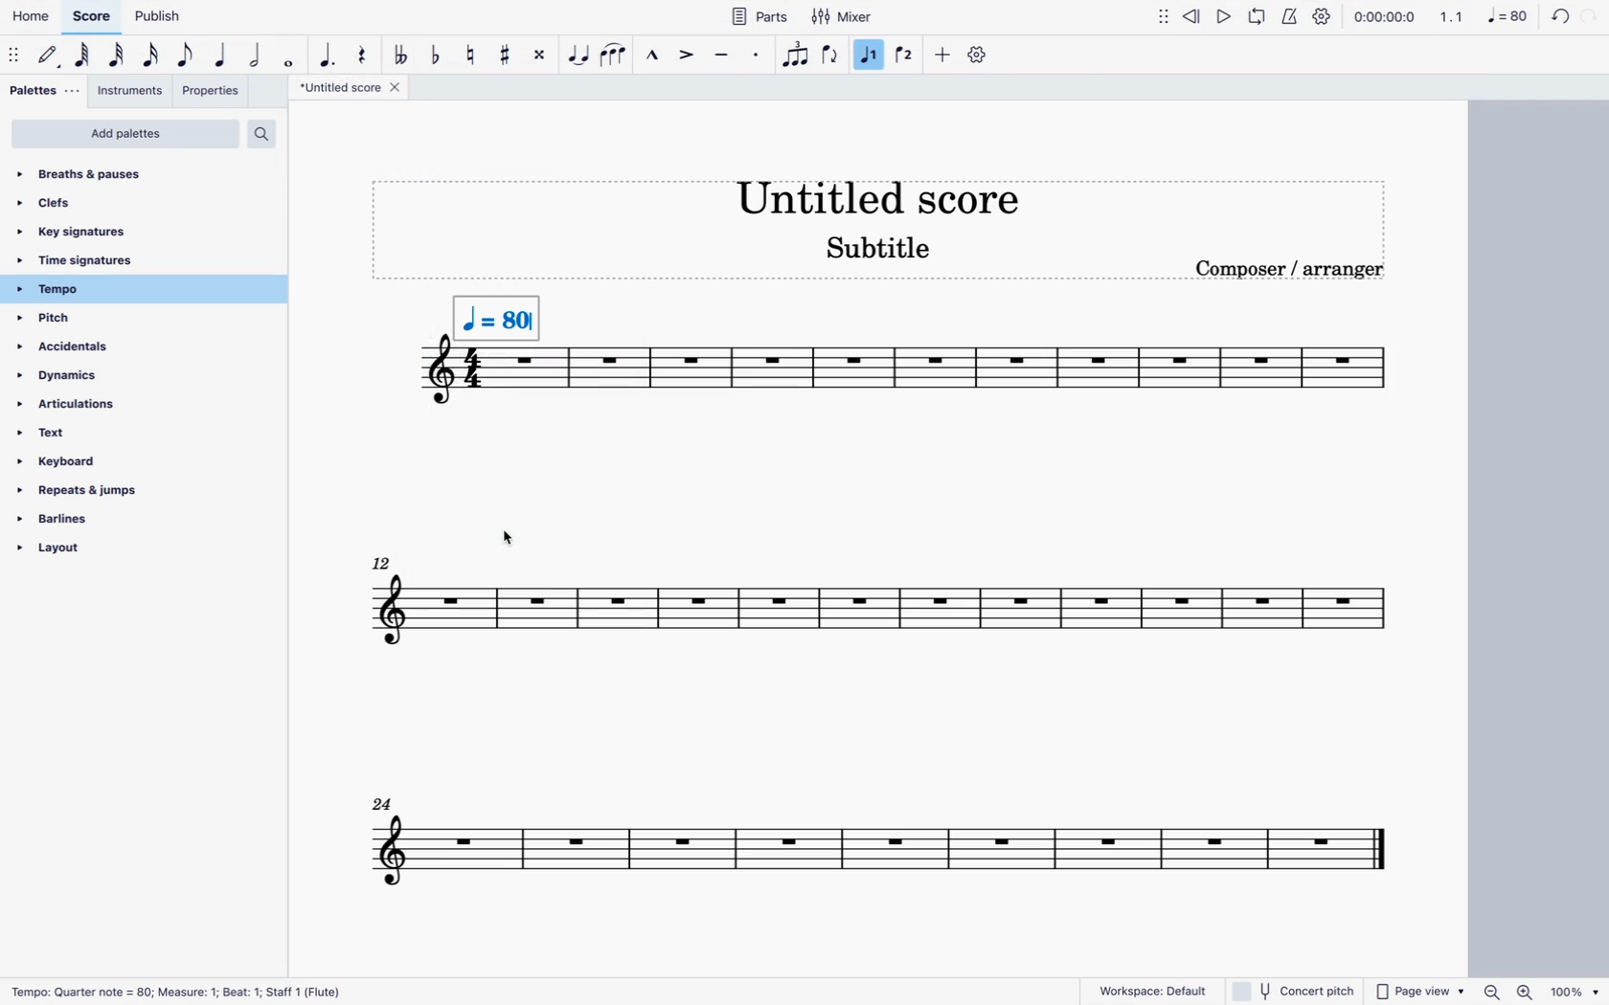  I want to click on tempo, so click(495, 308).